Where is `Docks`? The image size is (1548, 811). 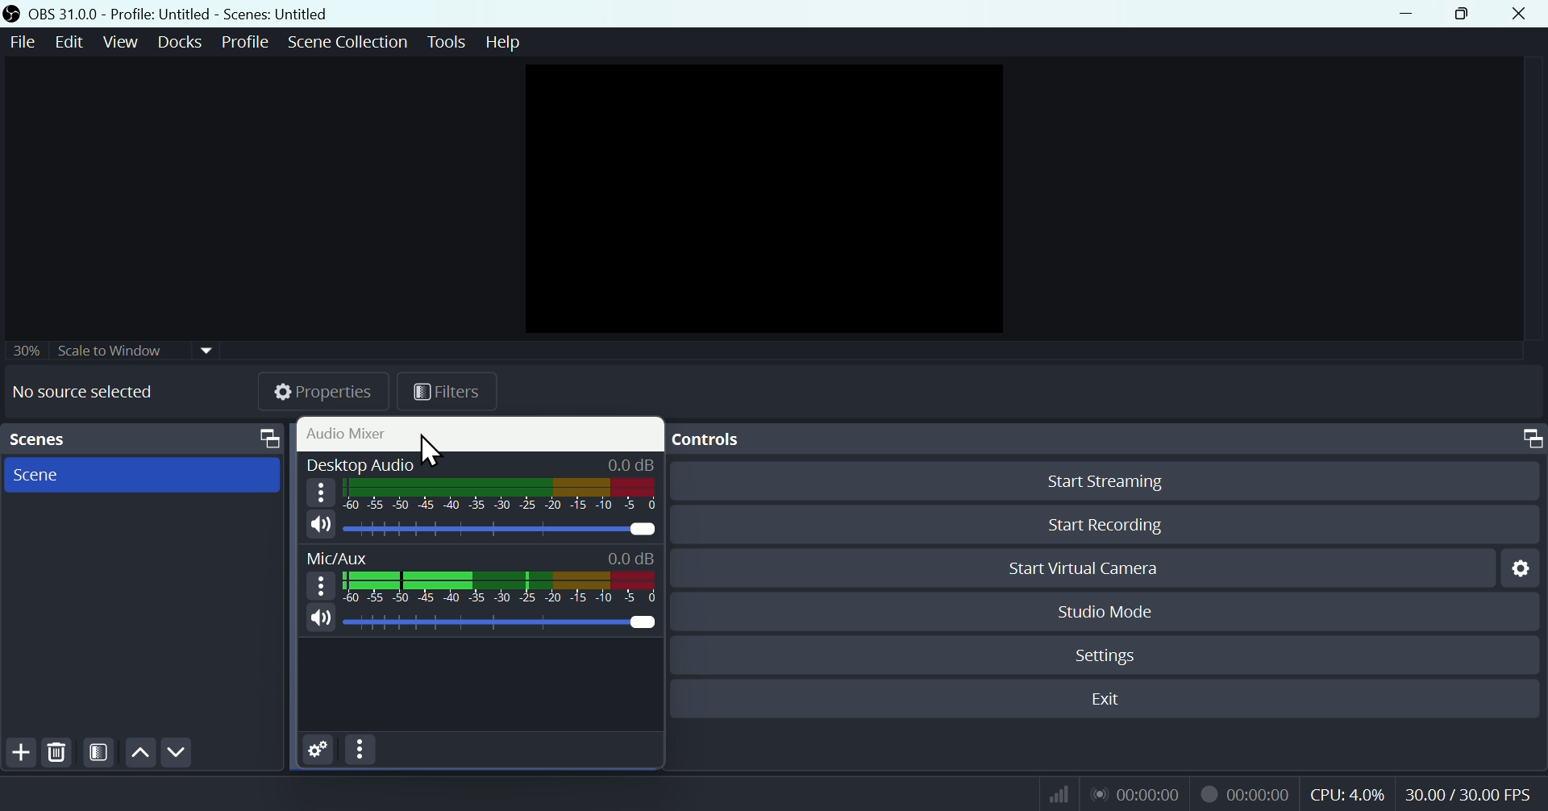 Docks is located at coordinates (178, 41).